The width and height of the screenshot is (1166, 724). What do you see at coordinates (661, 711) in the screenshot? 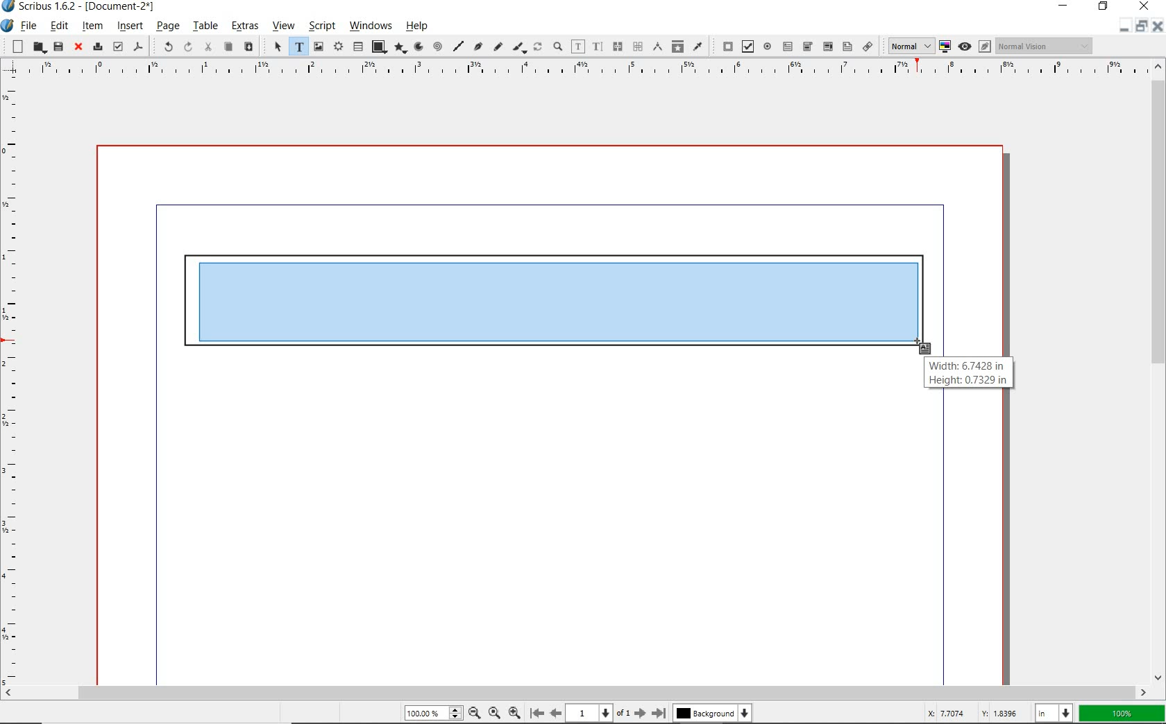
I see `move to last` at bounding box center [661, 711].